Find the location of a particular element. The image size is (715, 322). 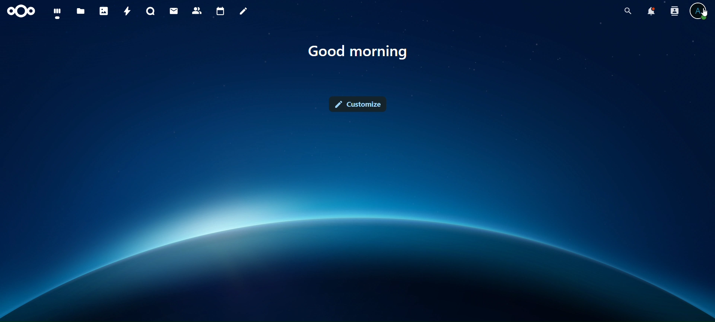

mail is located at coordinates (173, 11).